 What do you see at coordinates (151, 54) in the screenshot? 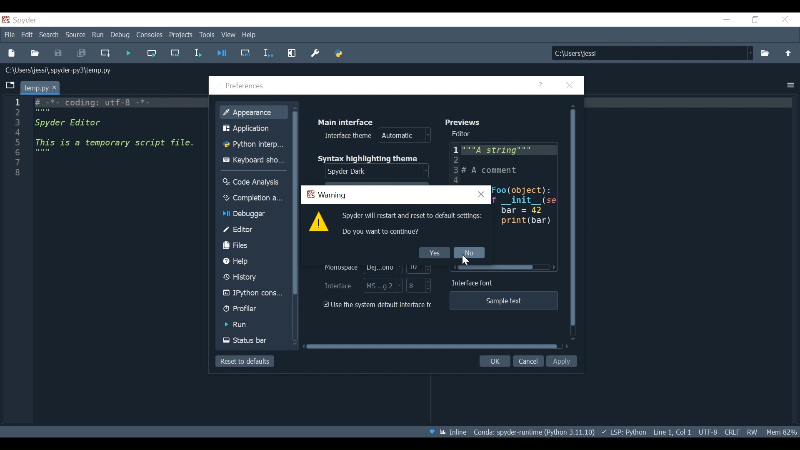
I see `Run the current cell` at bounding box center [151, 54].